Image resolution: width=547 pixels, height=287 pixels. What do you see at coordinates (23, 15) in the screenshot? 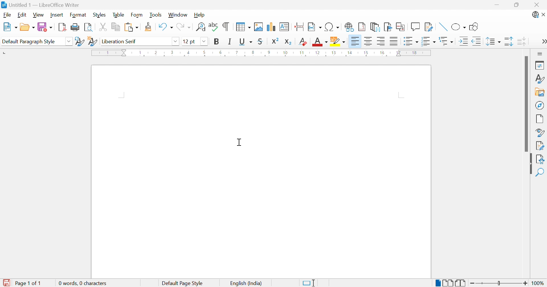
I see `Edit` at bounding box center [23, 15].